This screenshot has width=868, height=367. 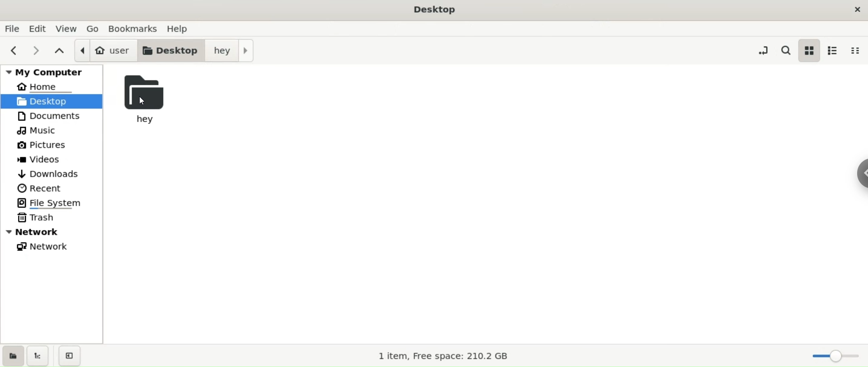 What do you see at coordinates (51, 232) in the screenshot?
I see `network` at bounding box center [51, 232].